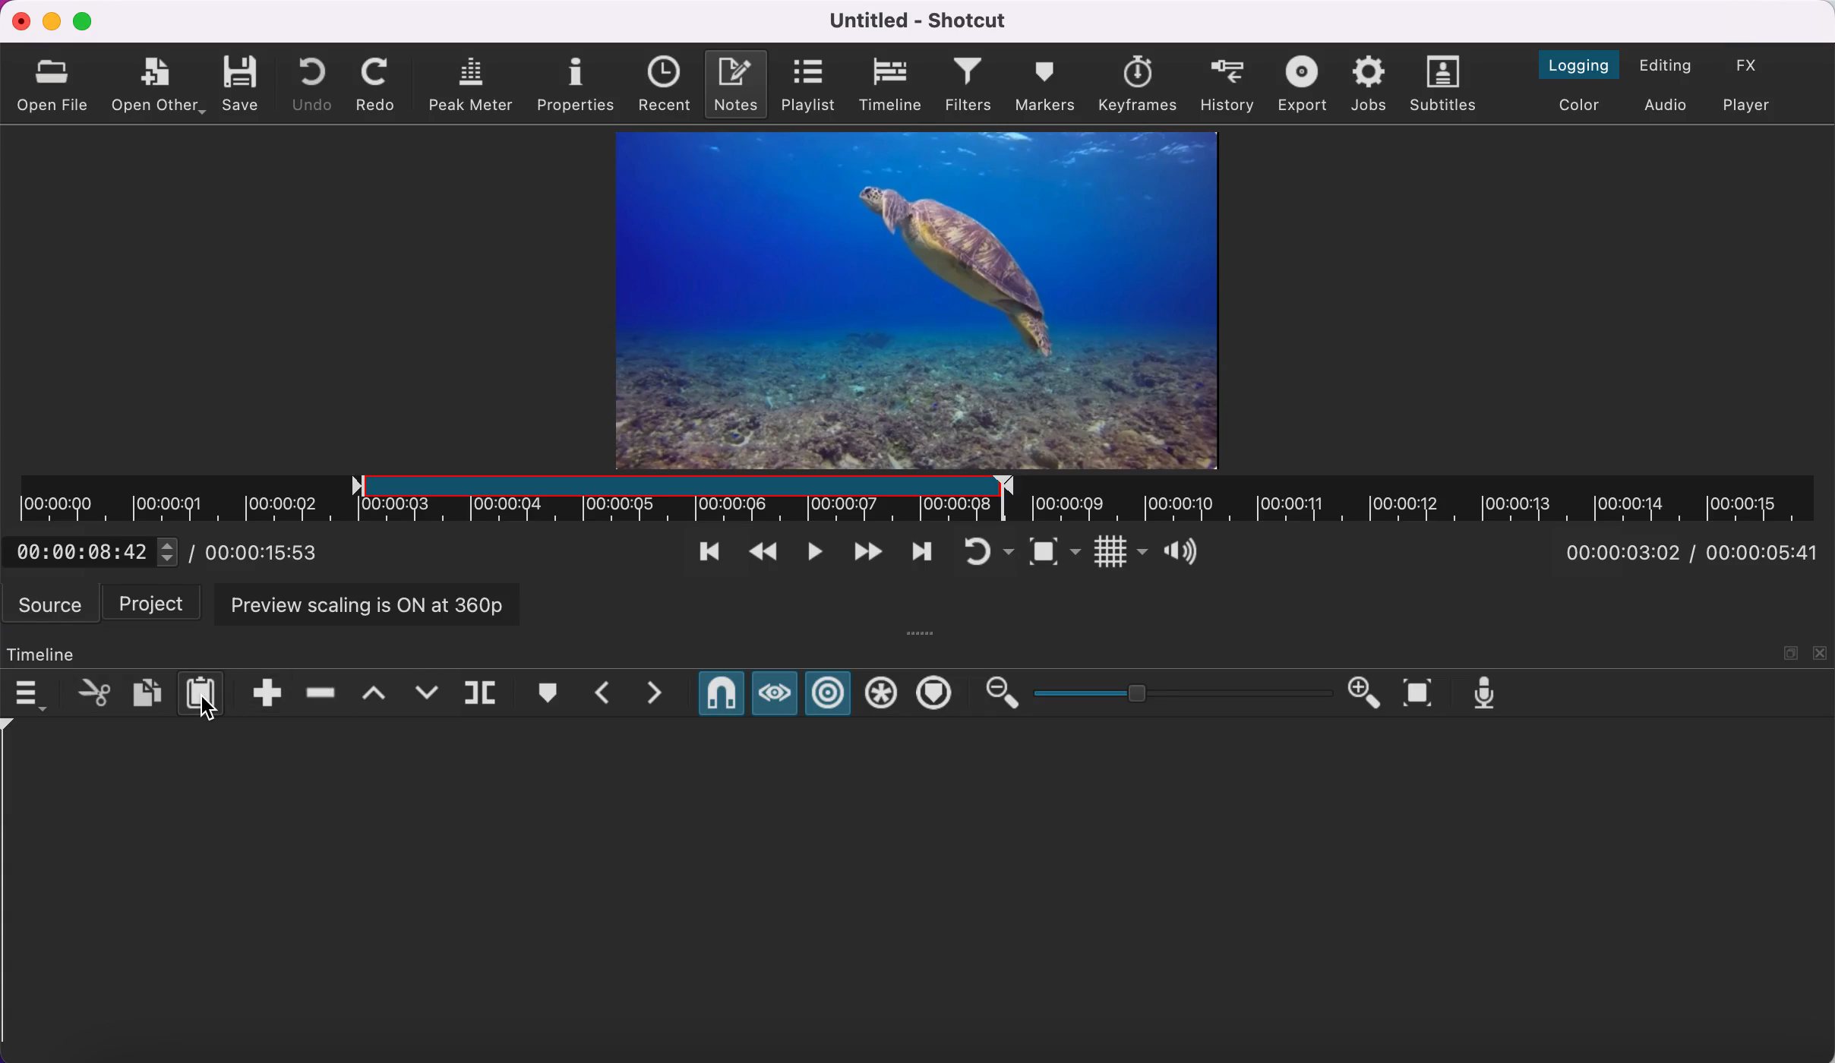 This screenshot has height=1063, width=1835. What do you see at coordinates (737, 84) in the screenshot?
I see `notes` at bounding box center [737, 84].